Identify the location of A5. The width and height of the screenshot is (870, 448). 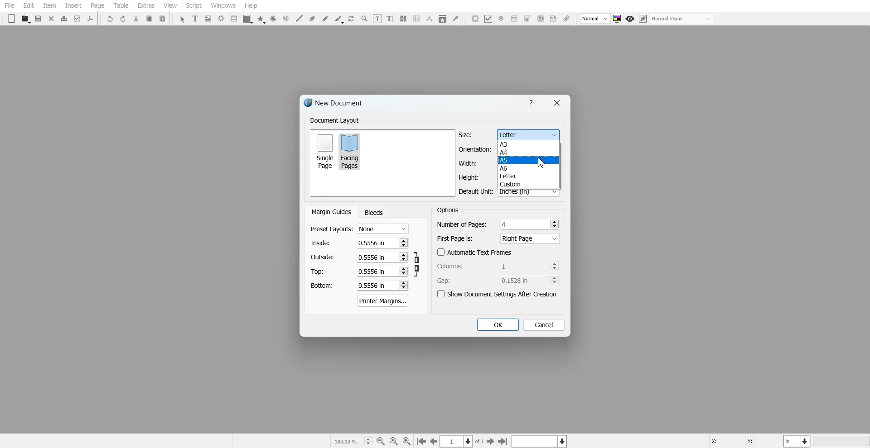
(529, 161).